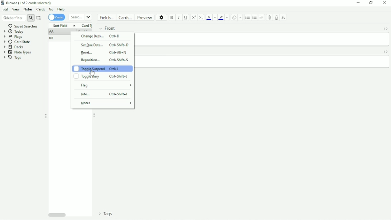  Describe the element at coordinates (209, 18) in the screenshot. I see `Text color` at that location.